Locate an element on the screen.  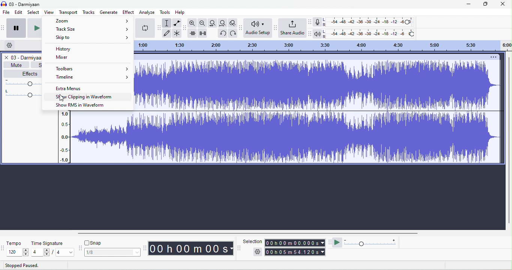
play is located at coordinates (34, 28).